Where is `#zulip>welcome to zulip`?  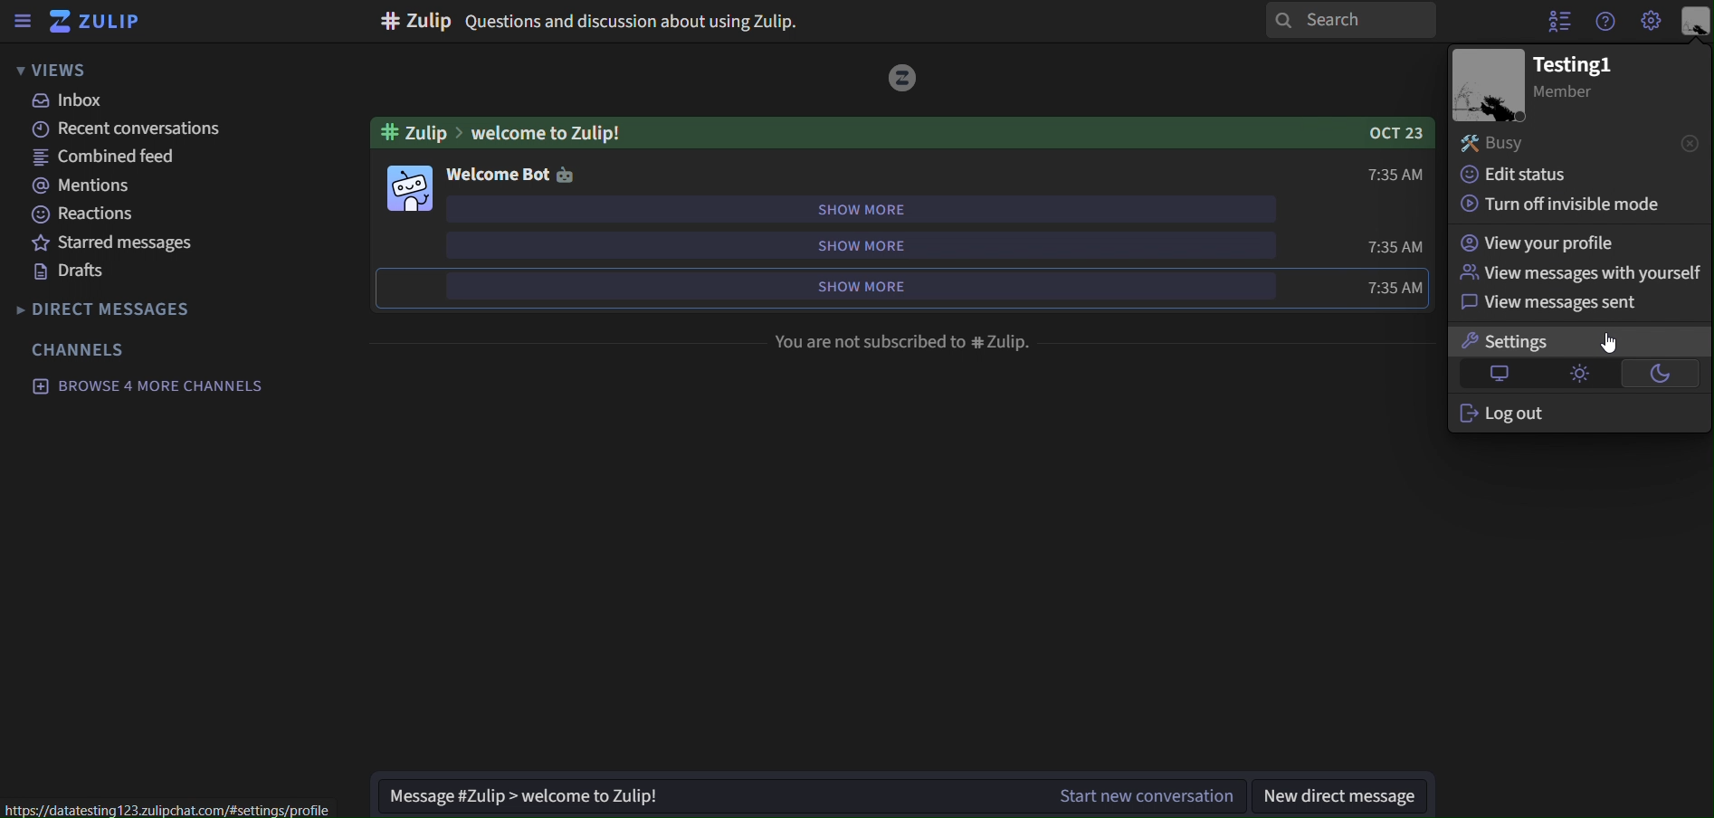
#zulip>welcome to zulip is located at coordinates (904, 133).